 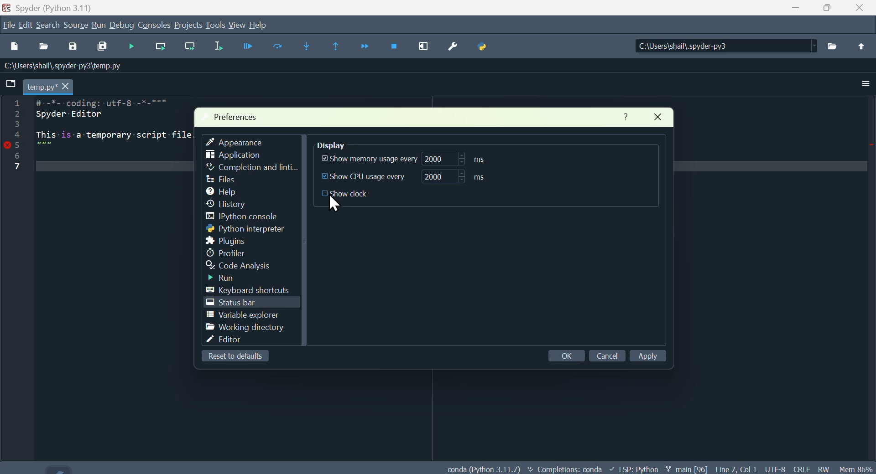 I want to click on Reset to default, so click(x=234, y=356).